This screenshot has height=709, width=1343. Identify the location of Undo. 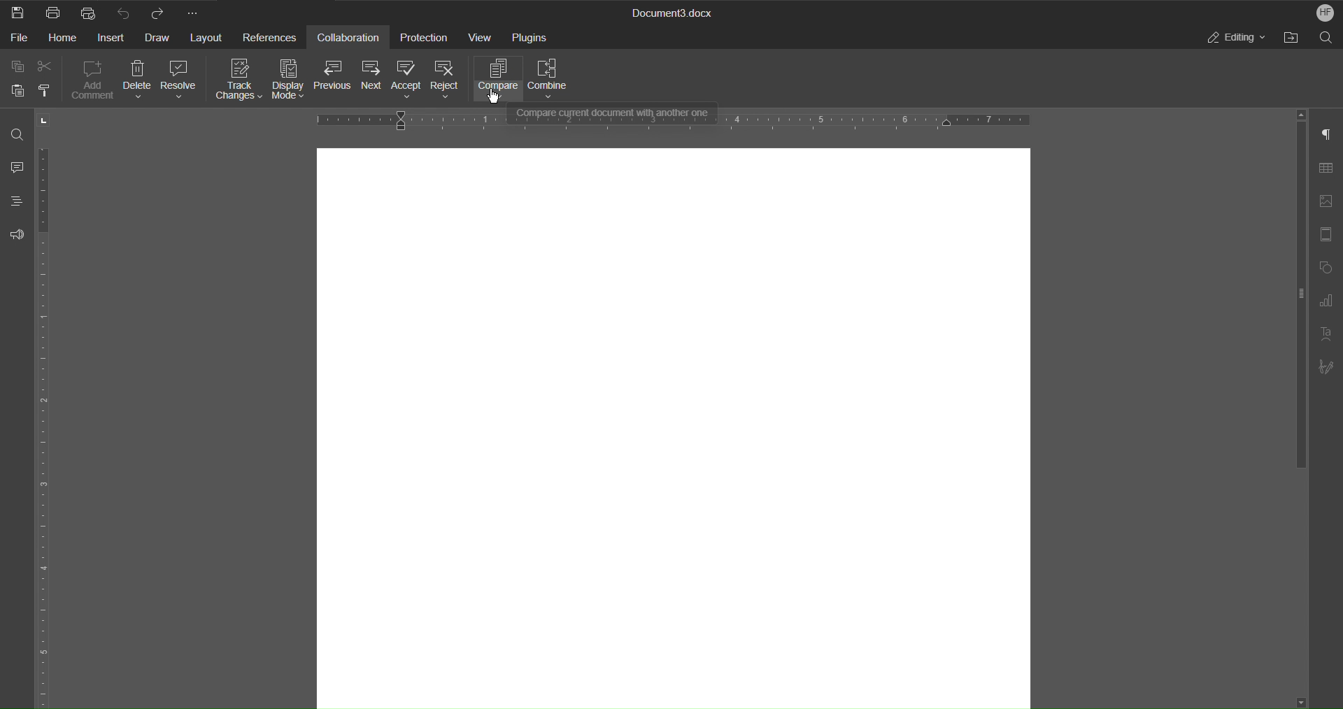
(126, 13).